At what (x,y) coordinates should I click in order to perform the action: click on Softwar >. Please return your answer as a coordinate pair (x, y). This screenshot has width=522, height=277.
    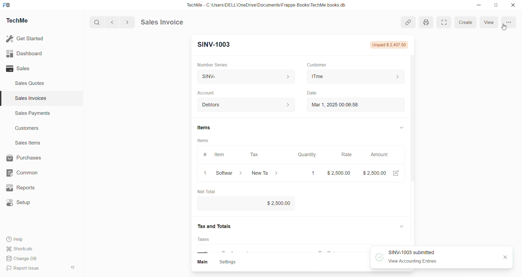
    Looking at the image, I should click on (228, 173).